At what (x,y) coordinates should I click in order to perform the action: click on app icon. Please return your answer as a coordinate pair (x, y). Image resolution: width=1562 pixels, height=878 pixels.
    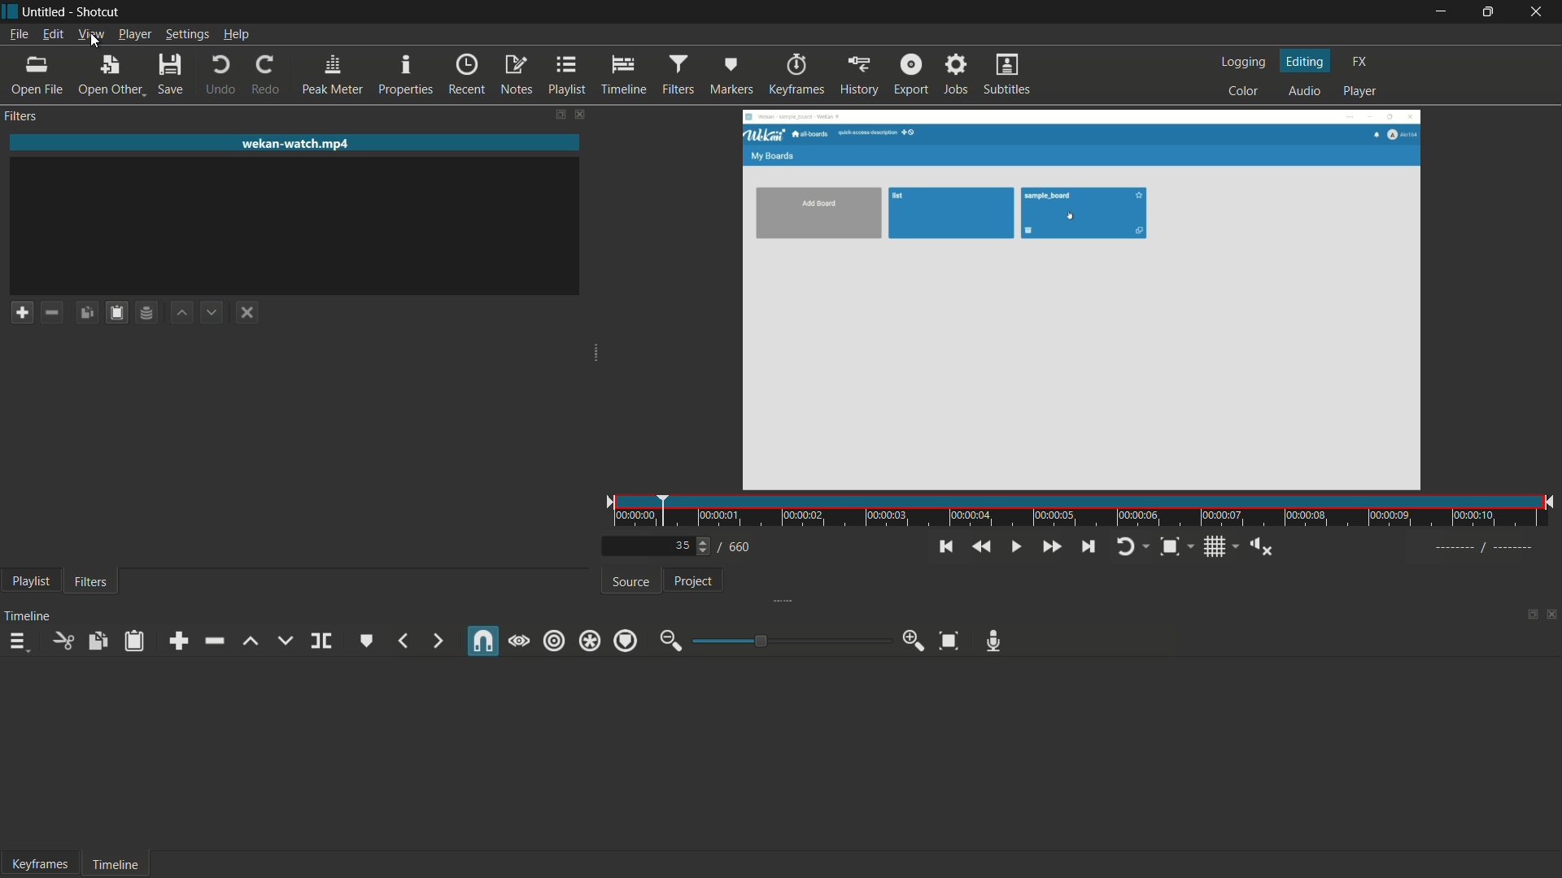
    Looking at the image, I should click on (10, 11).